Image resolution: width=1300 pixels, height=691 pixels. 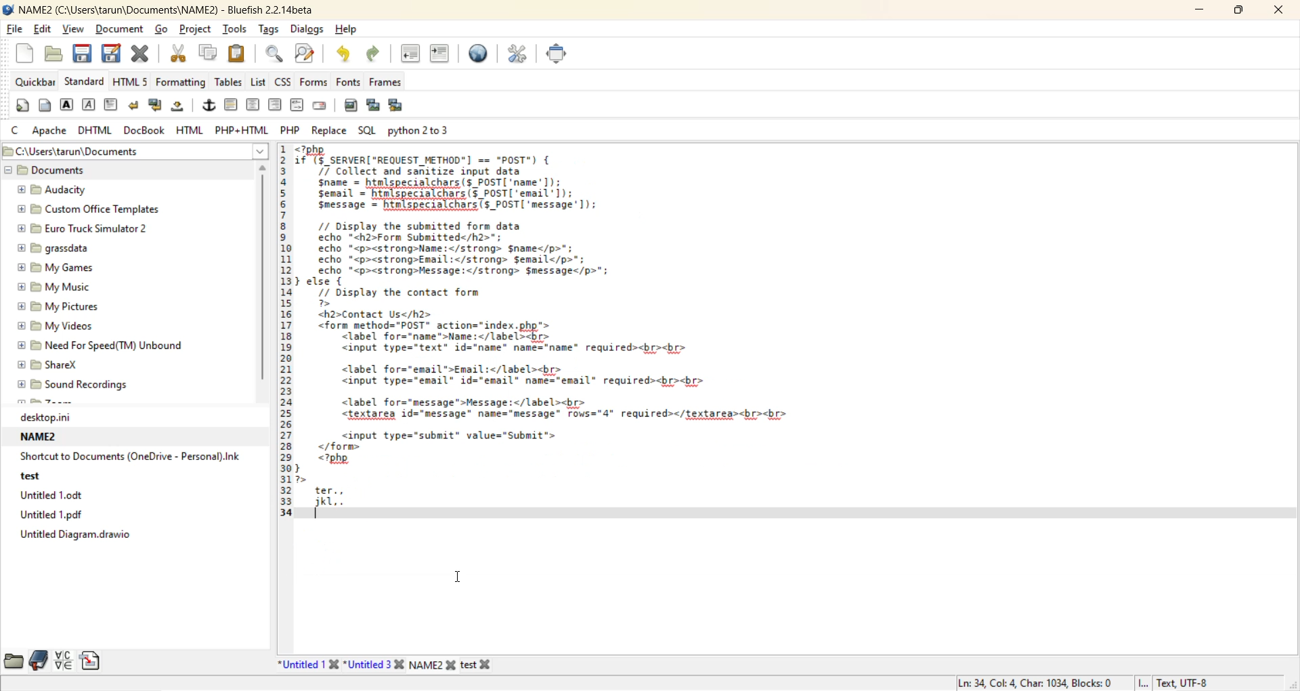 I want to click on project, so click(x=195, y=31).